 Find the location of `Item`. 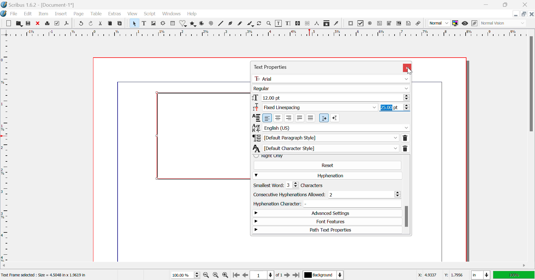

Item is located at coordinates (43, 14).